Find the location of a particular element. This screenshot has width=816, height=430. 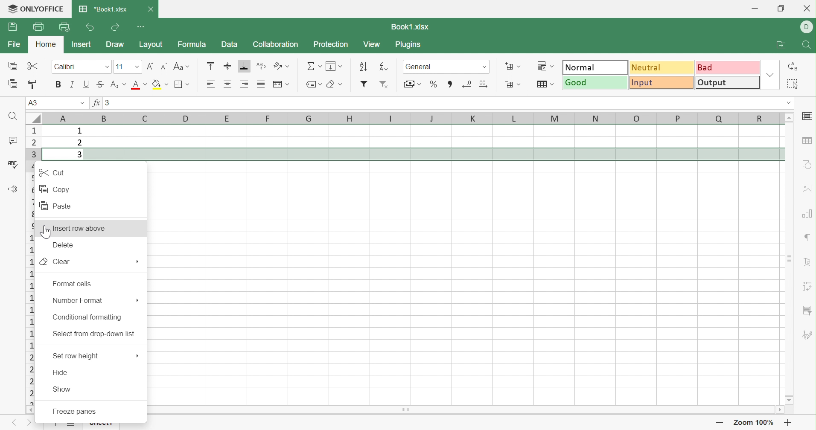

Scroll Up is located at coordinates (789, 117).